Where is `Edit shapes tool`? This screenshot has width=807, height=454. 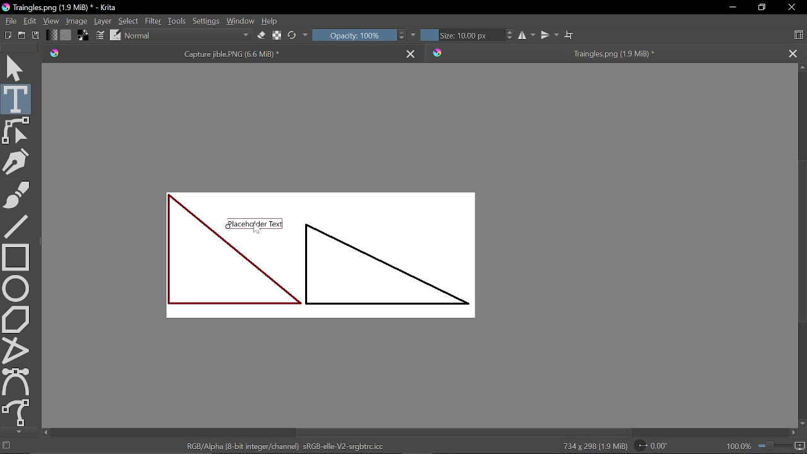
Edit shapes tool is located at coordinates (18, 131).